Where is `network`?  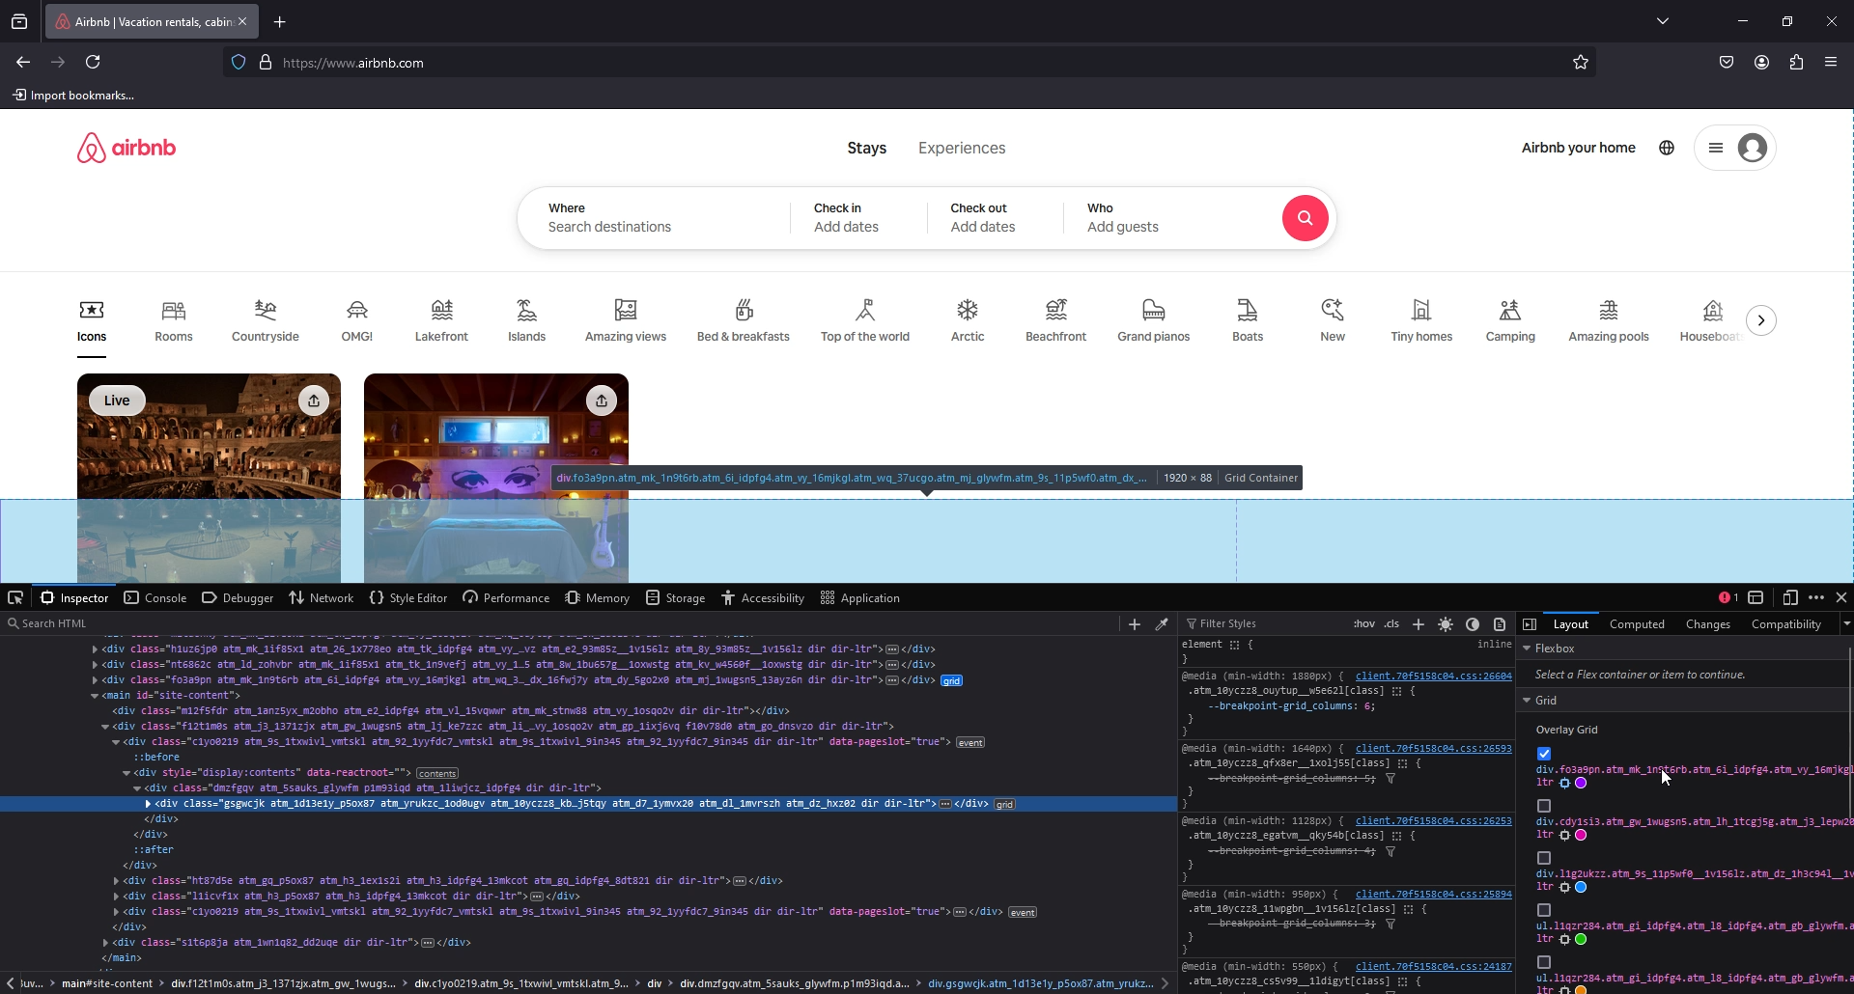
network is located at coordinates (321, 598).